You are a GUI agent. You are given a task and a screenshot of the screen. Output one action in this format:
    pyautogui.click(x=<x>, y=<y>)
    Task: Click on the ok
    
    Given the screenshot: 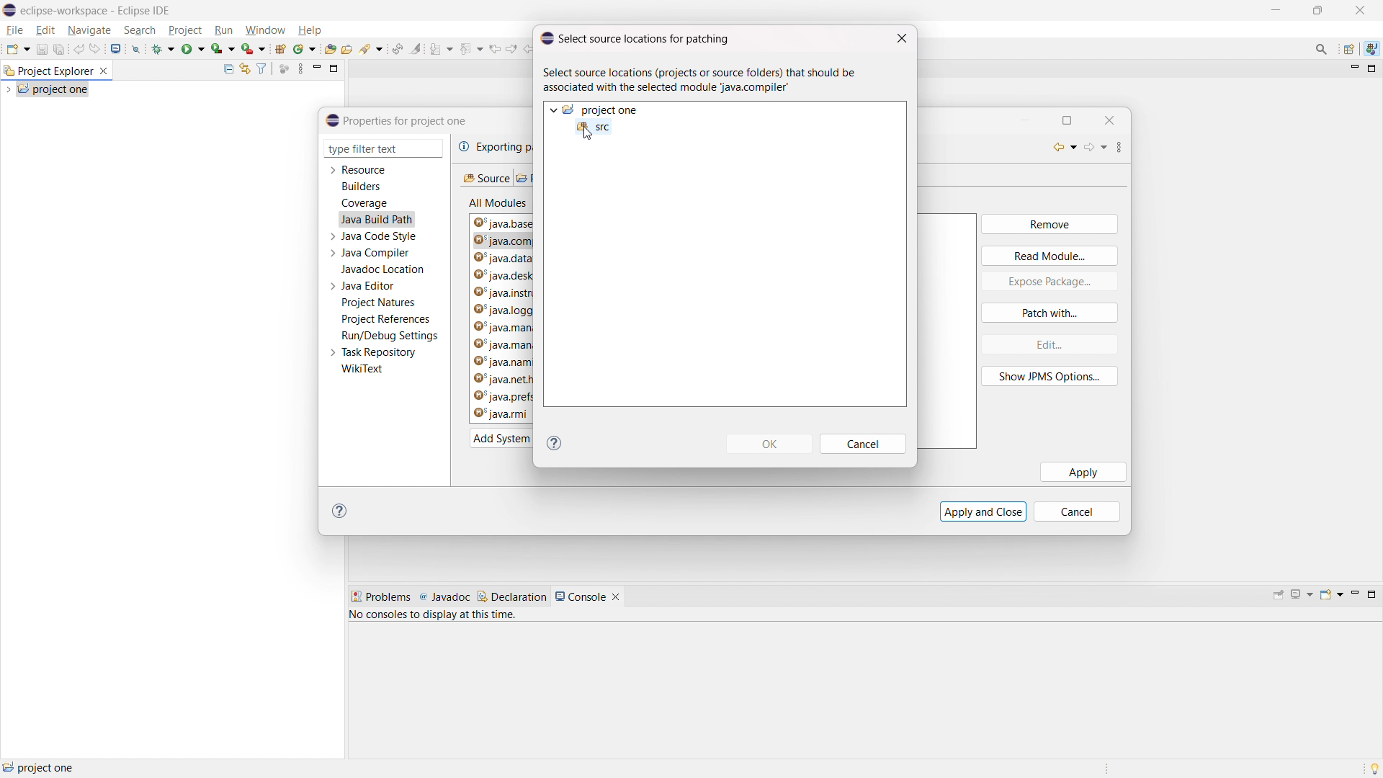 What is the action you would take?
    pyautogui.click(x=769, y=444)
    